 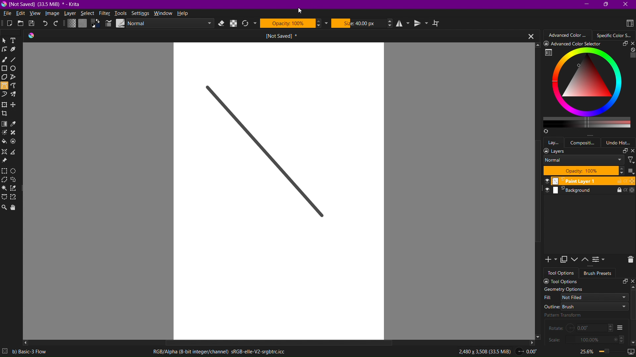 What do you see at coordinates (631, 160) in the screenshot?
I see `Filters` at bounding box center [631, 160].